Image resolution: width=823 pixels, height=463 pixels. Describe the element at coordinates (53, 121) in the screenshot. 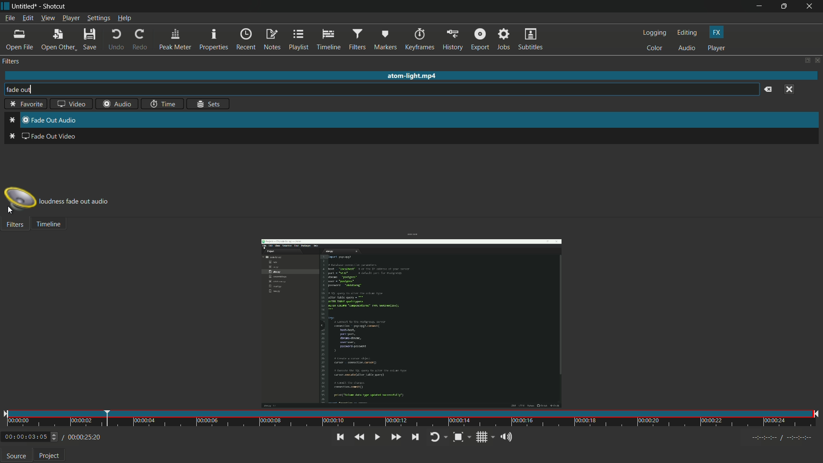

I see `fade out audio` at that location.